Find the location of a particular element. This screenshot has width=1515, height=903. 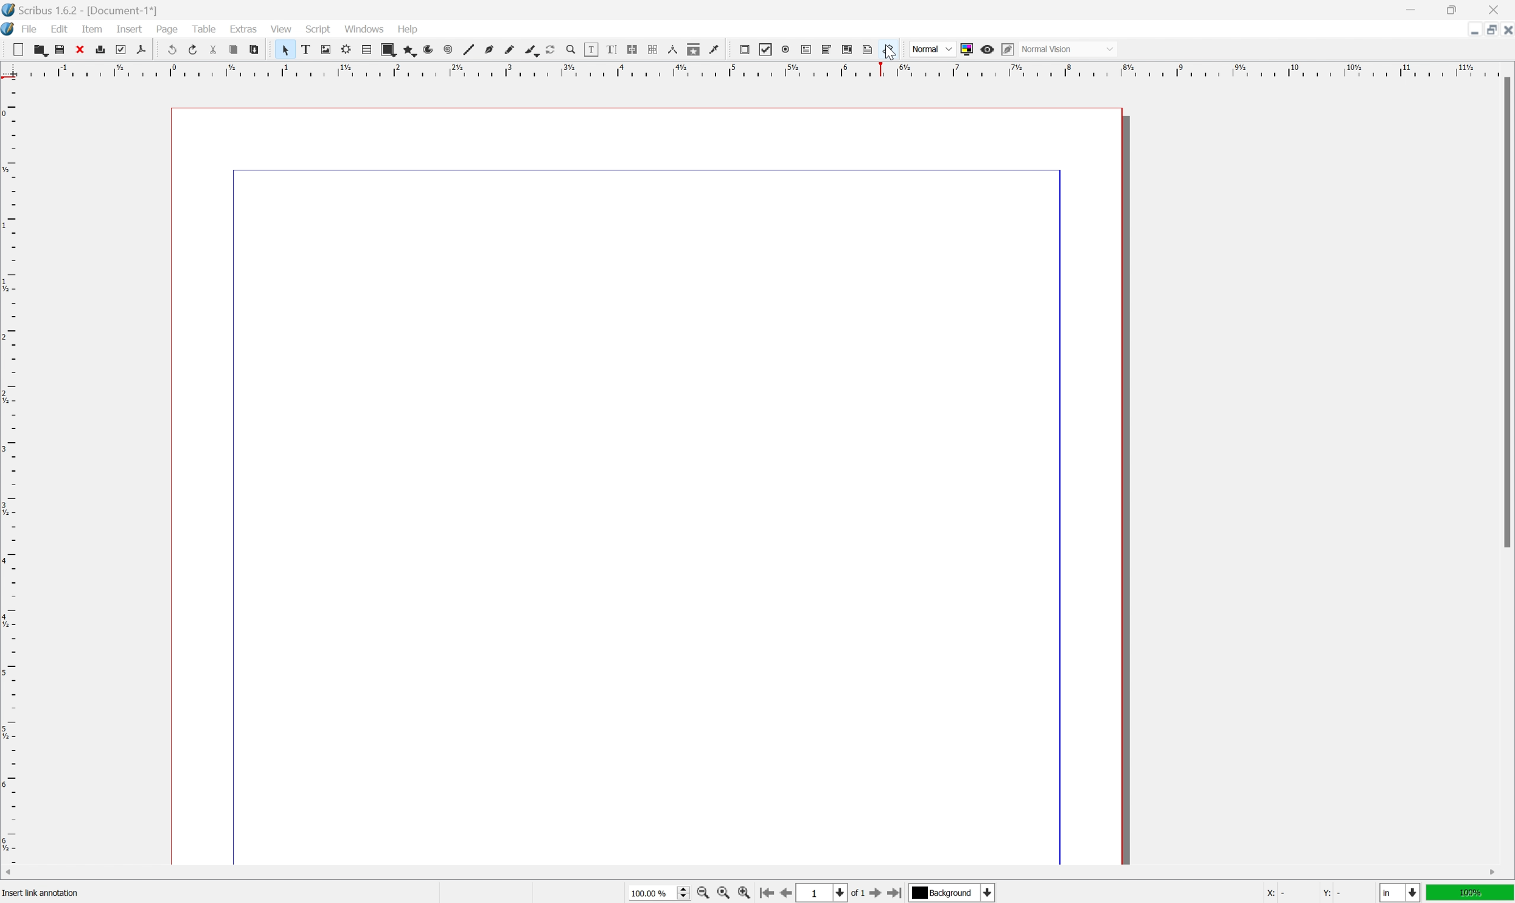

select current page is located at coordinates (829, 893).